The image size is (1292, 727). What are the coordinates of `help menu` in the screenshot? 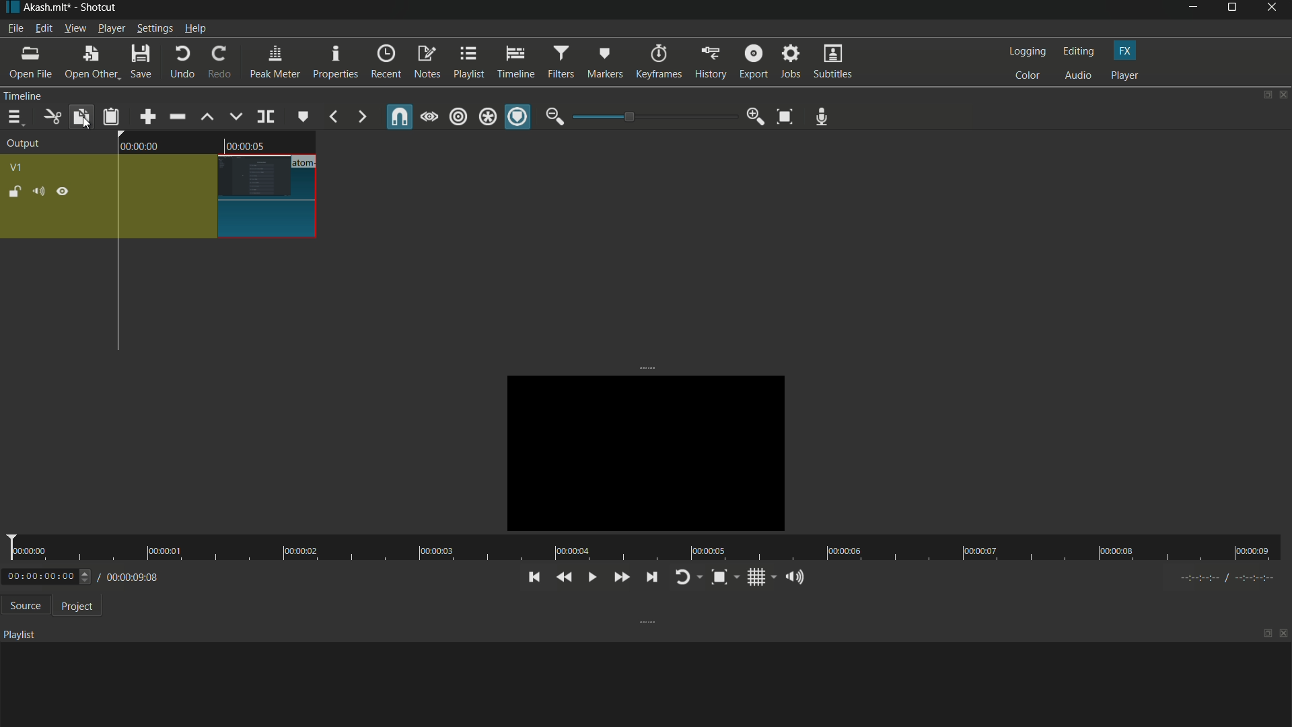 It's located at (196, 28).